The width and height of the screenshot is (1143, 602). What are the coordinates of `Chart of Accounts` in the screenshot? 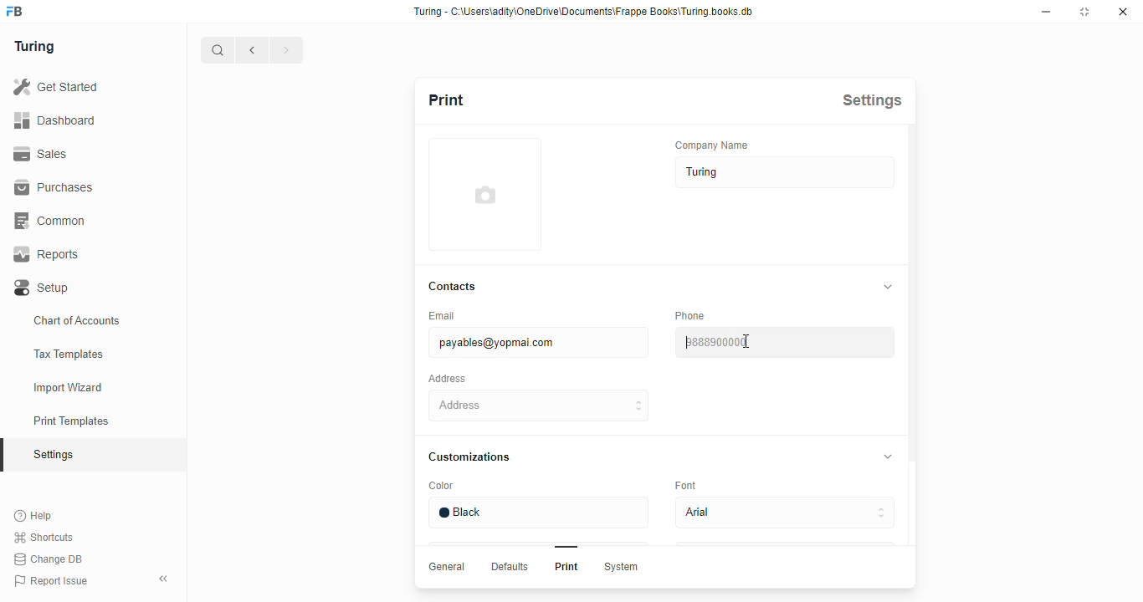 It's located at (84, 319).